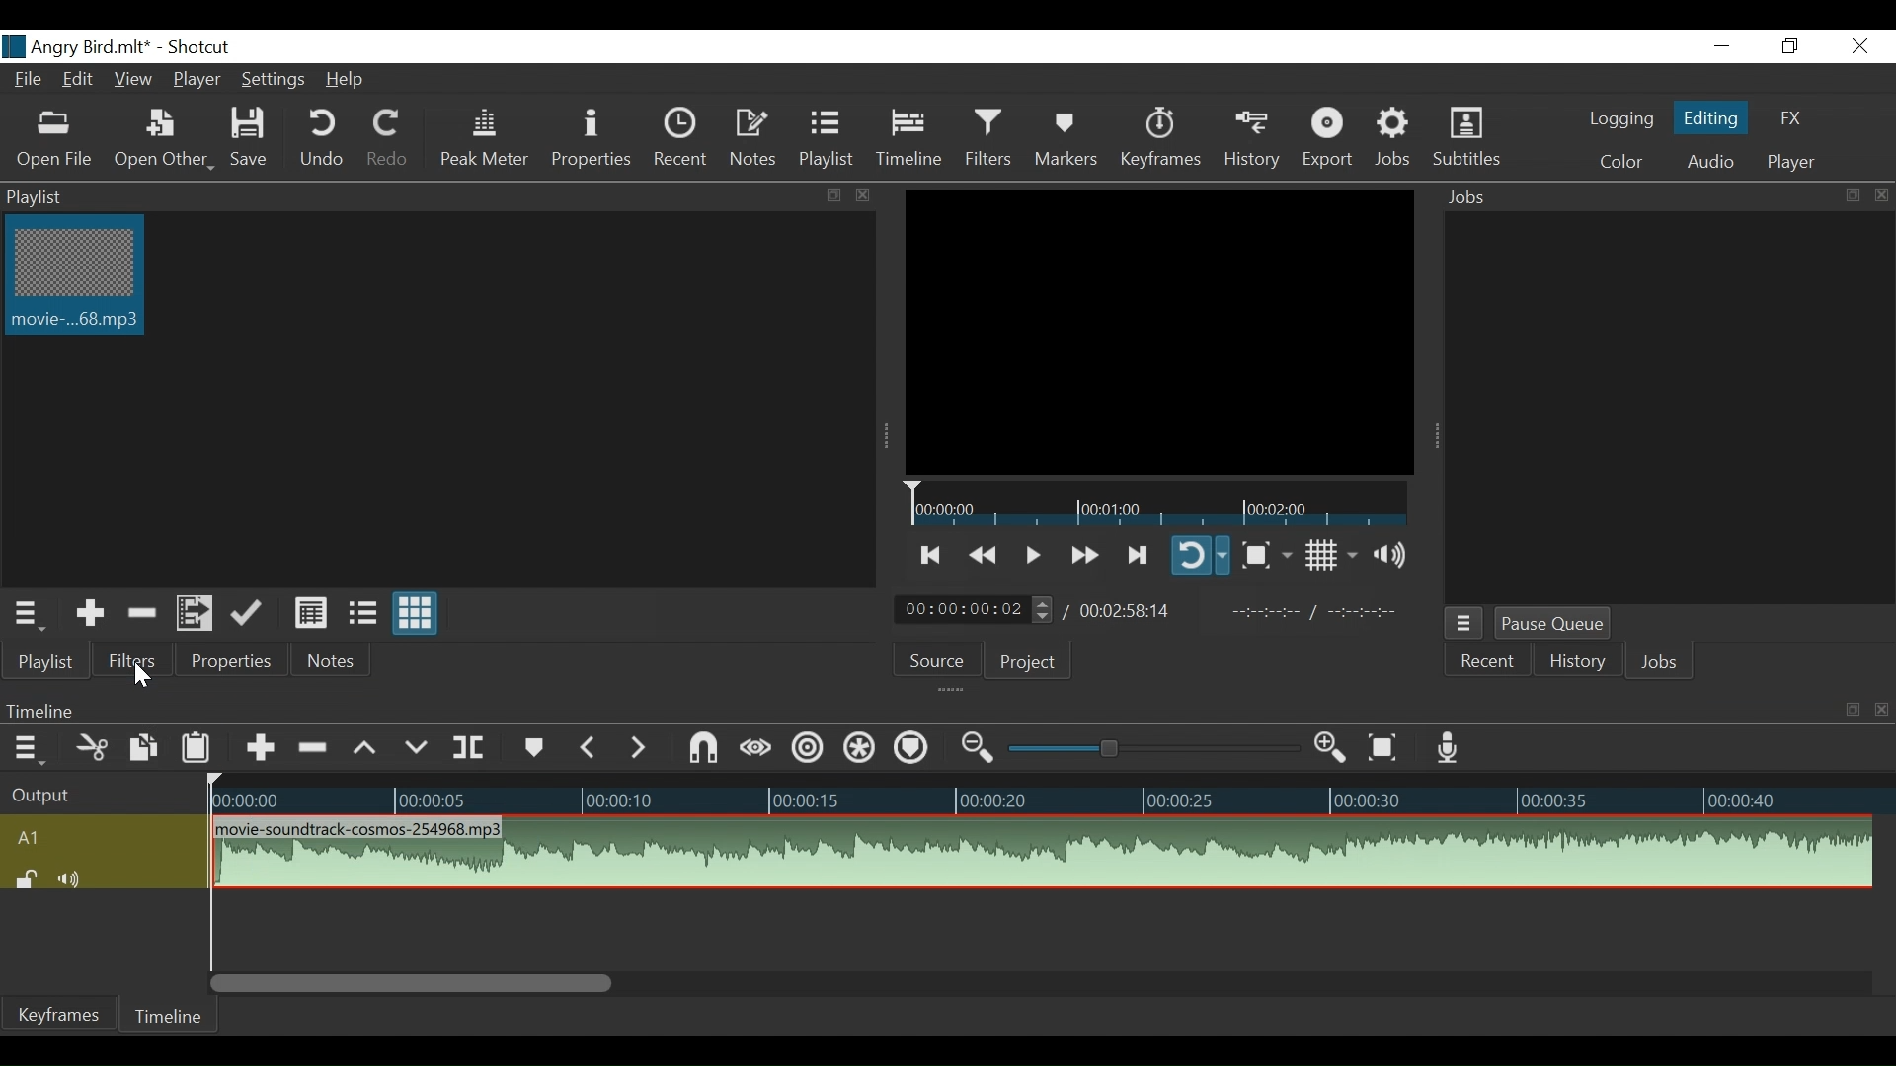 The width and height of the screenshot is (1896, 1066). Describe the element at coordinates (917, 711) in the screenshot. I see `Timeline menu` at that location.